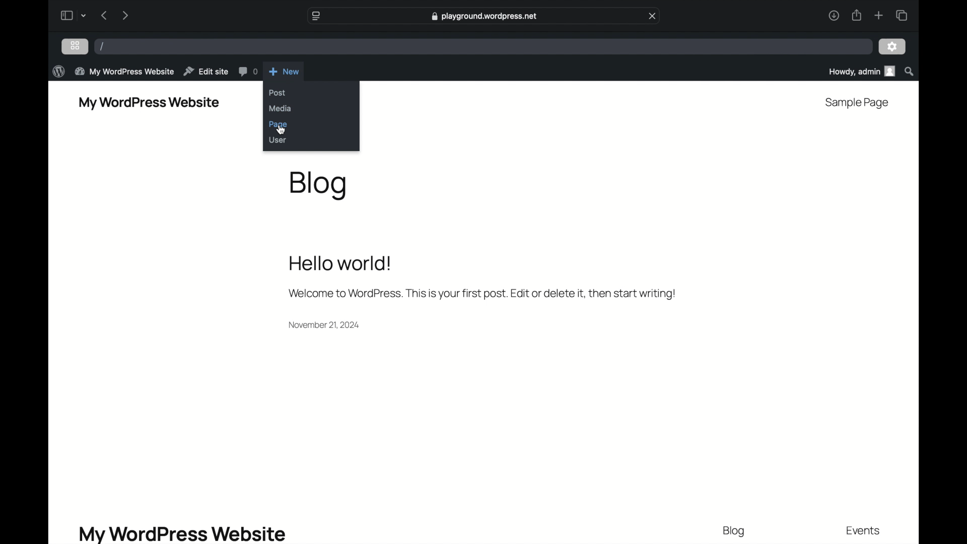 Image resolution: width=967 pixels, height=544 pixels. I want to click on media, so click(281, 108).